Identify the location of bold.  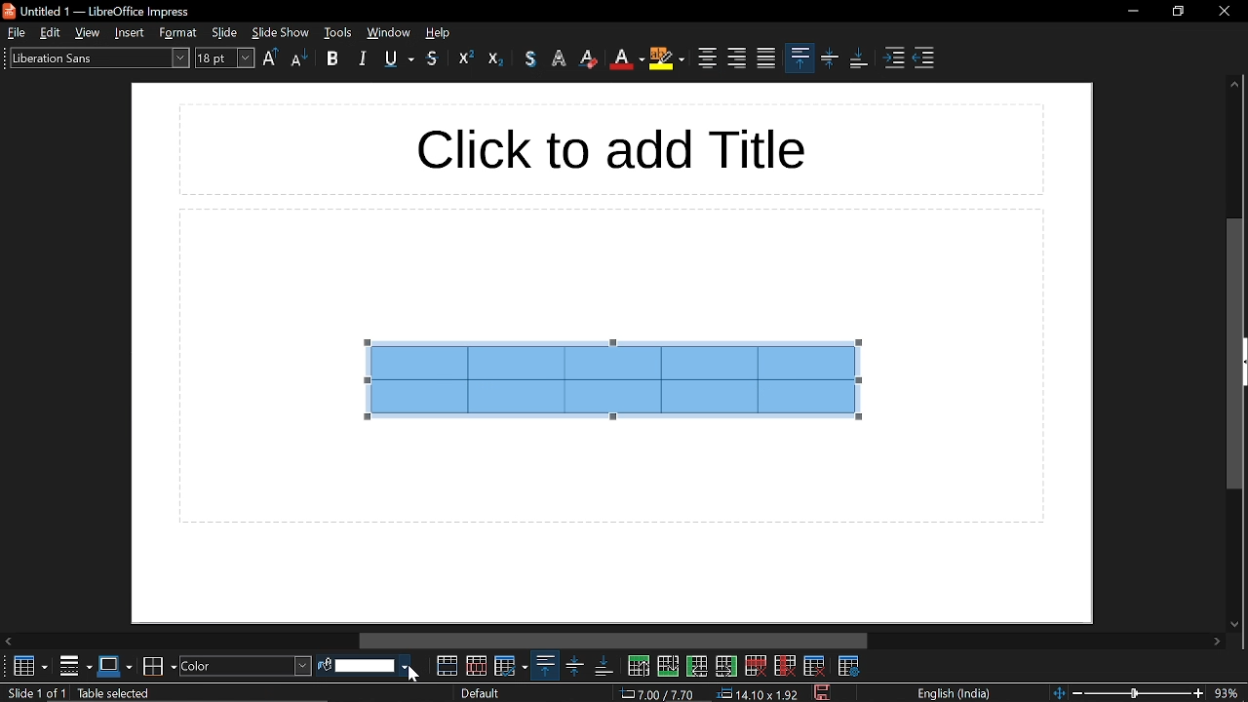
(332, 58).